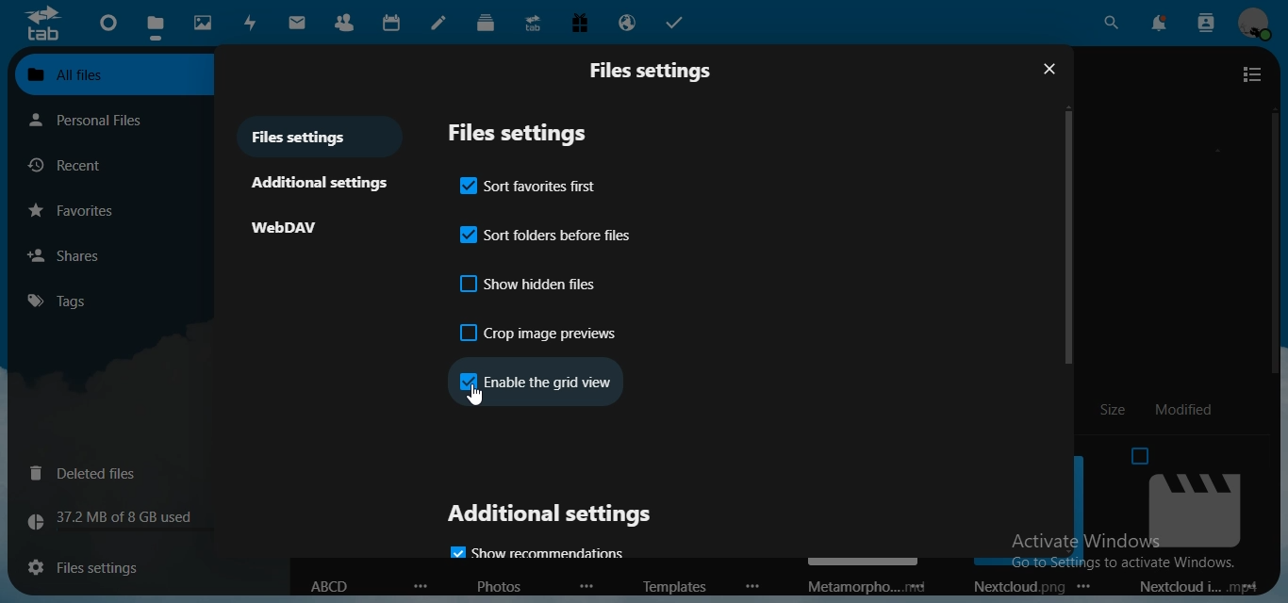 The height and width of the screenshot is (603, 1288). I want to click on search, so click(1109, 21).